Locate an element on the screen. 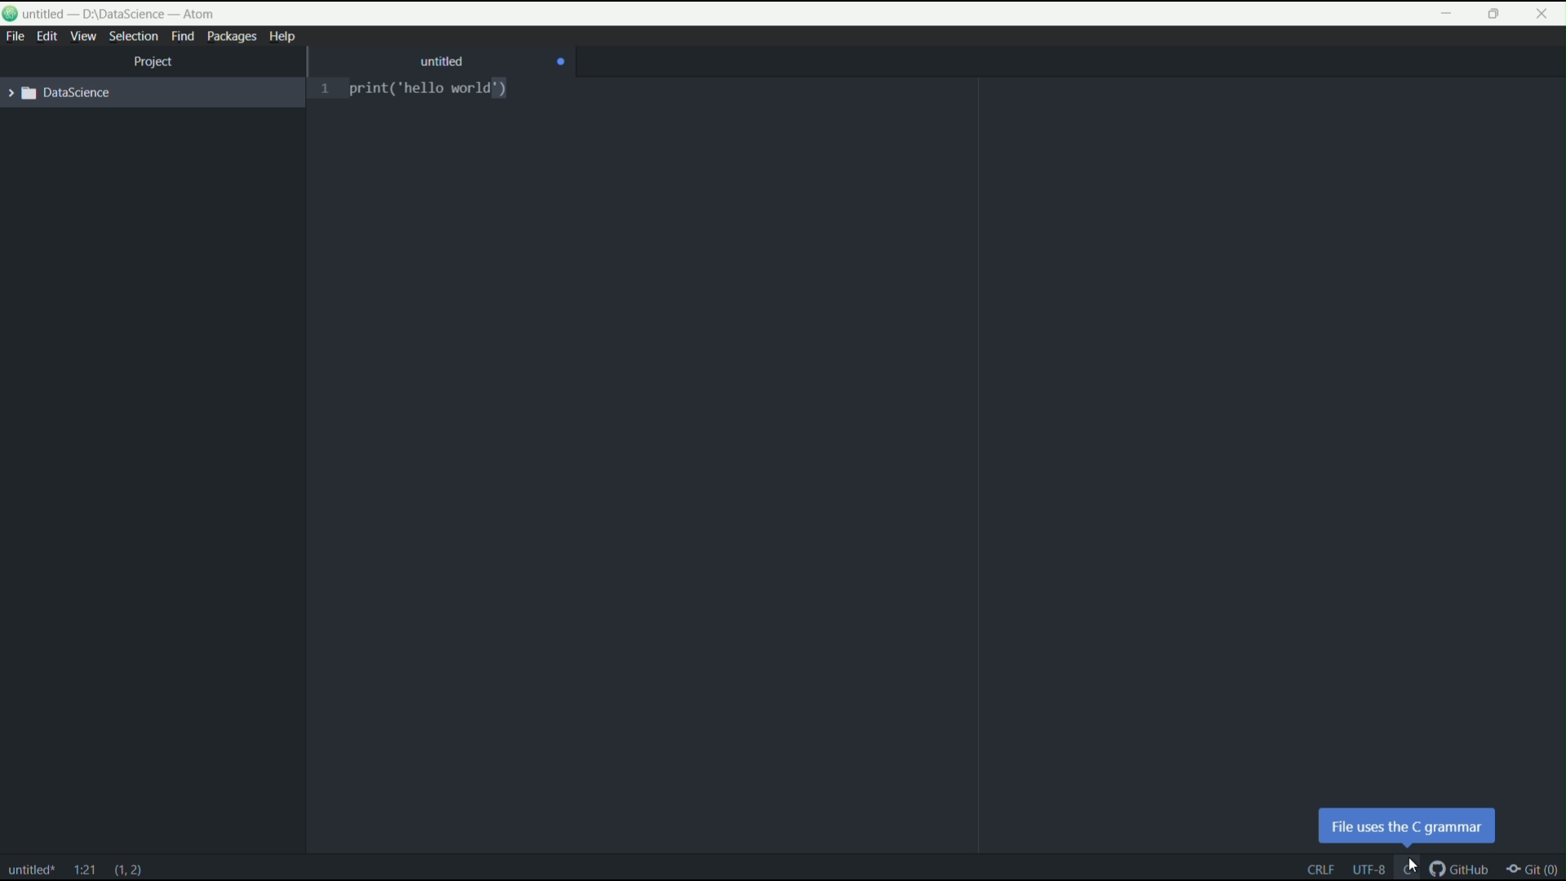 The image size is (1566, 881). untitled is located at coordinates (443, 61).